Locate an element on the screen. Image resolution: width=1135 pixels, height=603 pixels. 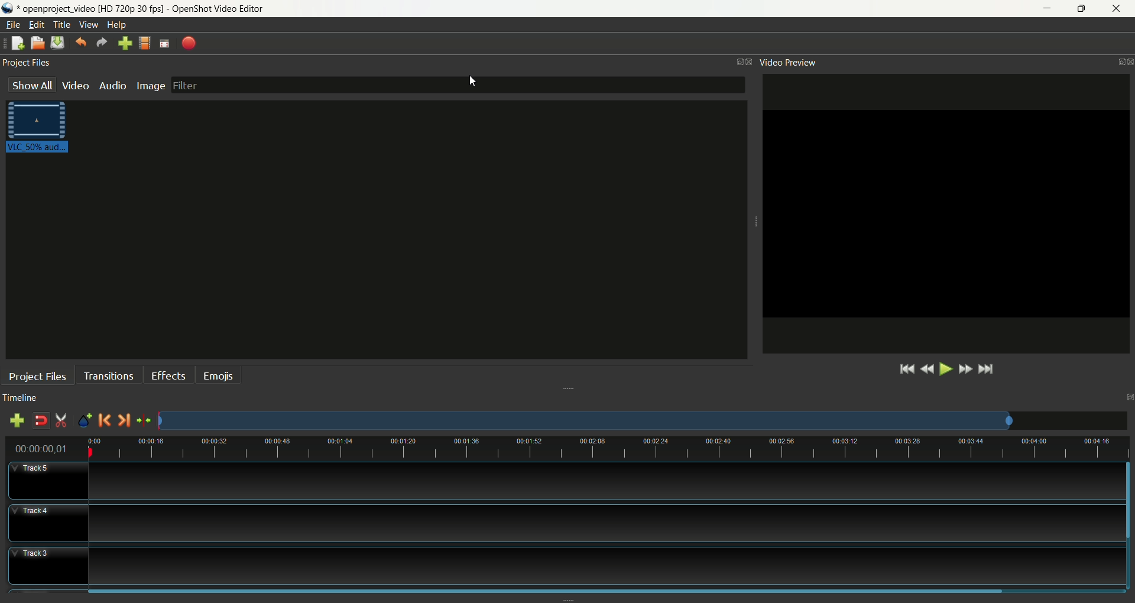
effects is located at coordinates (169, 374).